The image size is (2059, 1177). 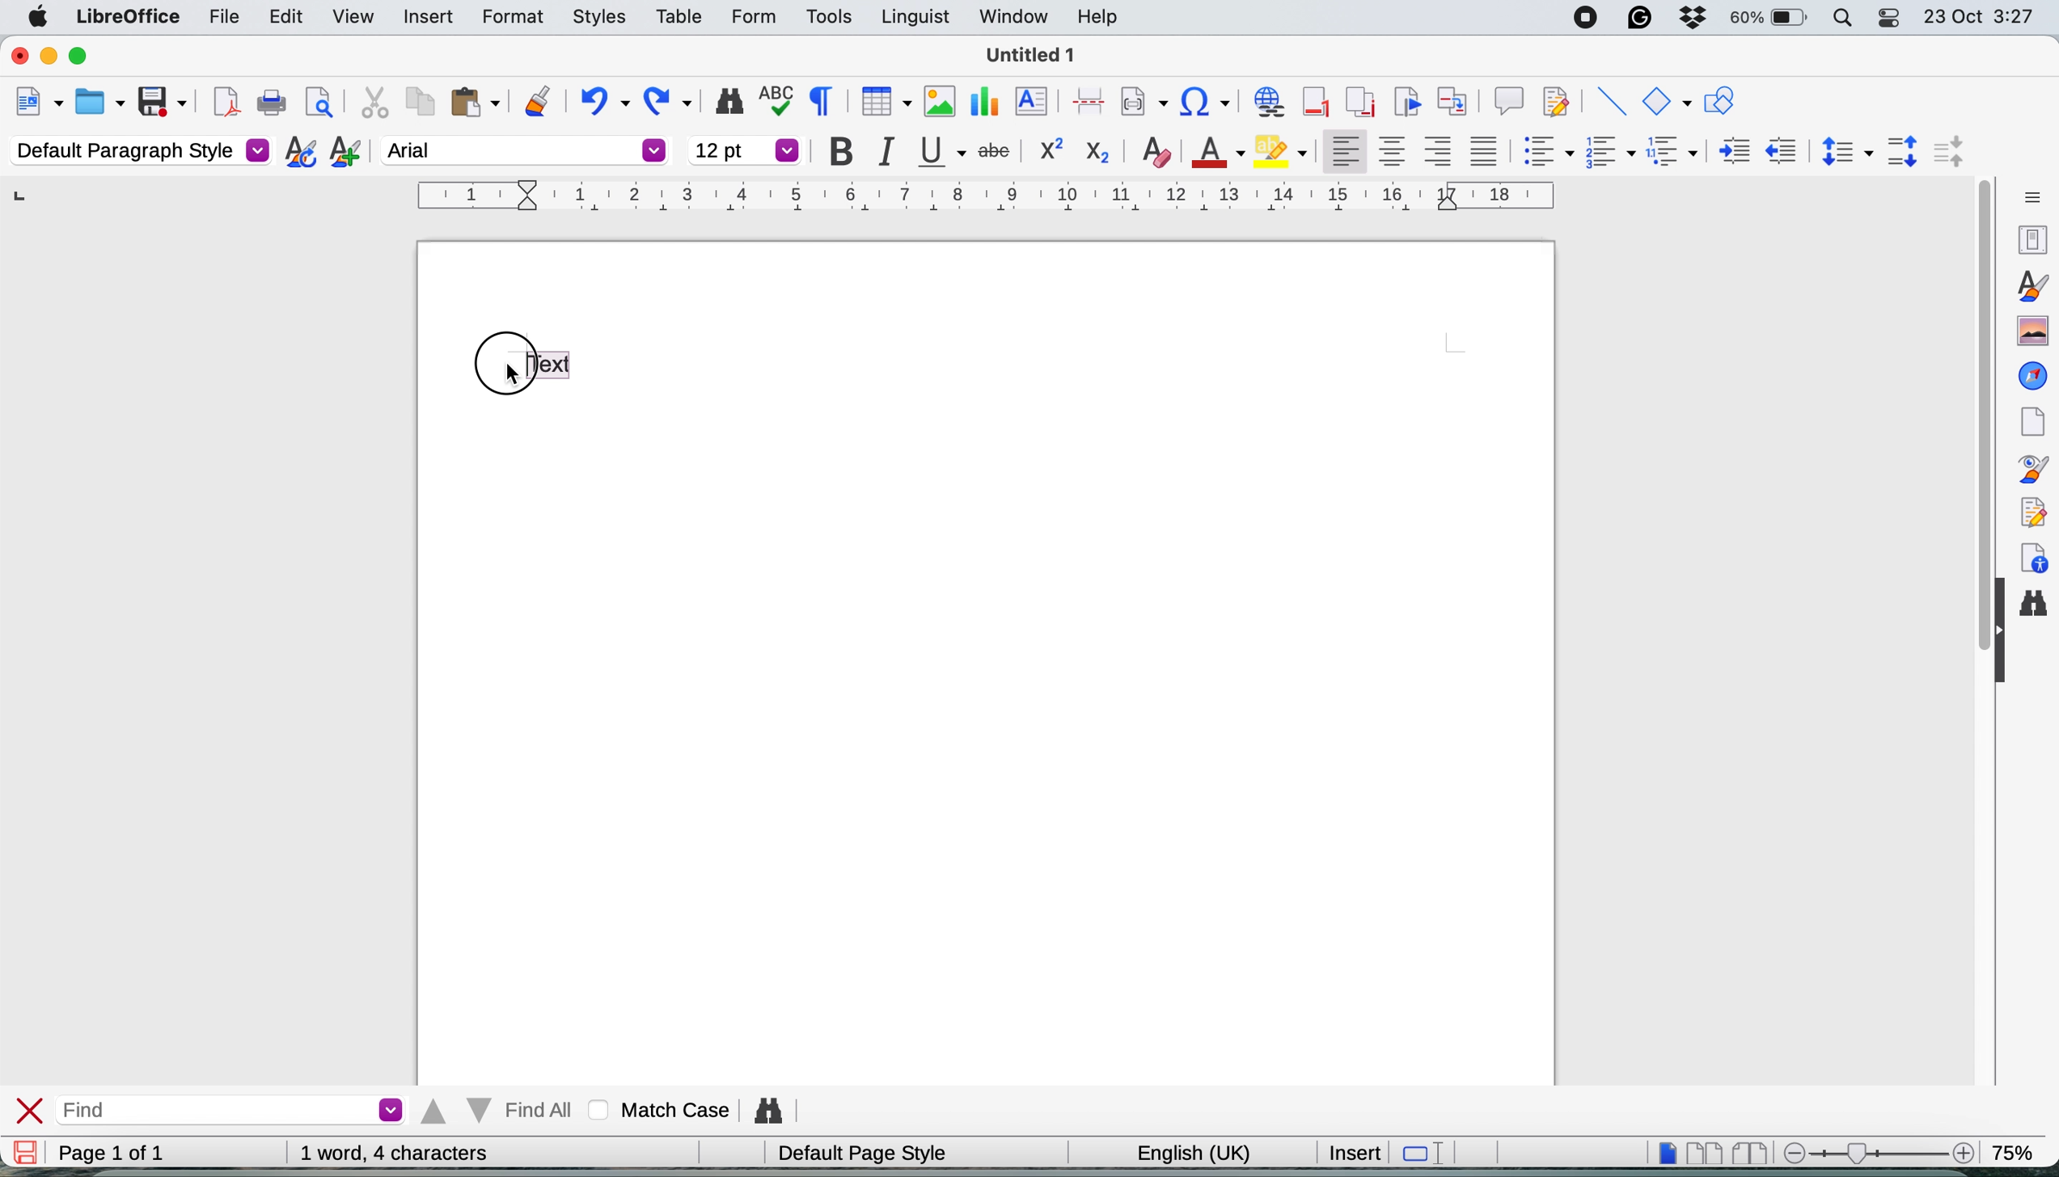 I want to click on insert cross reference, so click(x=1455, y=103).